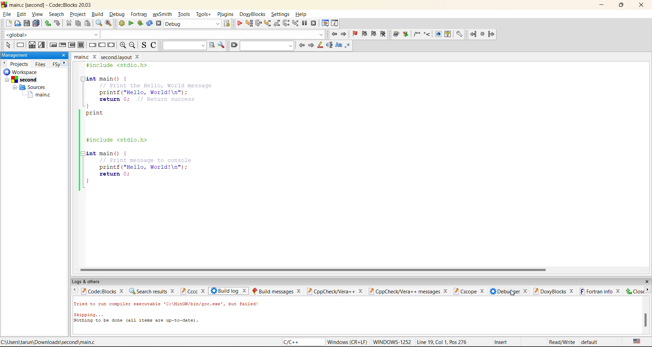 The width and height of the screenshot is (652, 347). I want to click on run search, so click(213, 45).